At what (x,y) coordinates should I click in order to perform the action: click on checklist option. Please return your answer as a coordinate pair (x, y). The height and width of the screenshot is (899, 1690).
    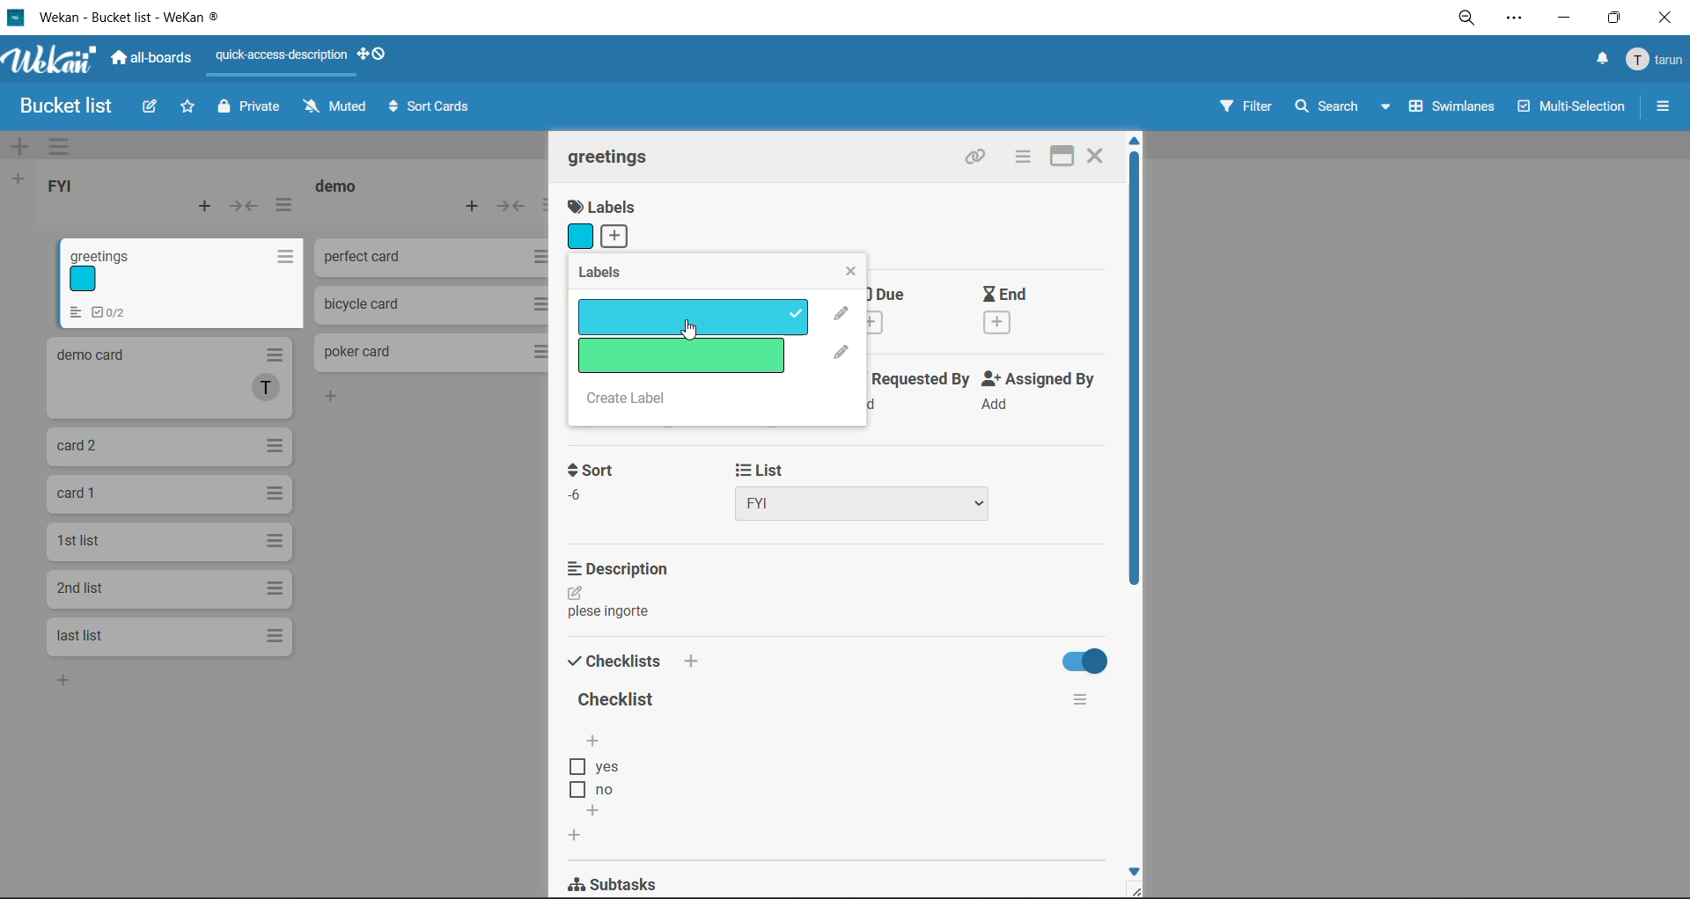
    Looking at the image, I should click on (608, 791).